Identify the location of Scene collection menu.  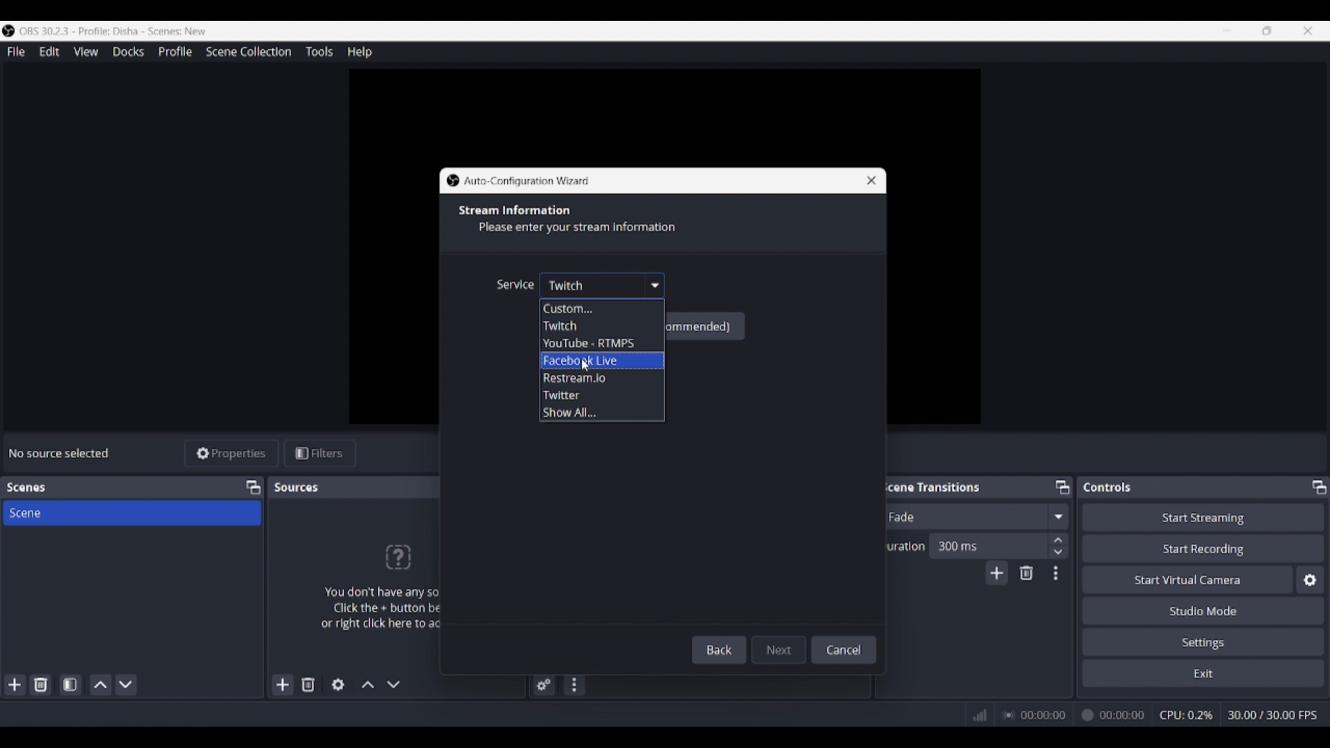
(248, 51).